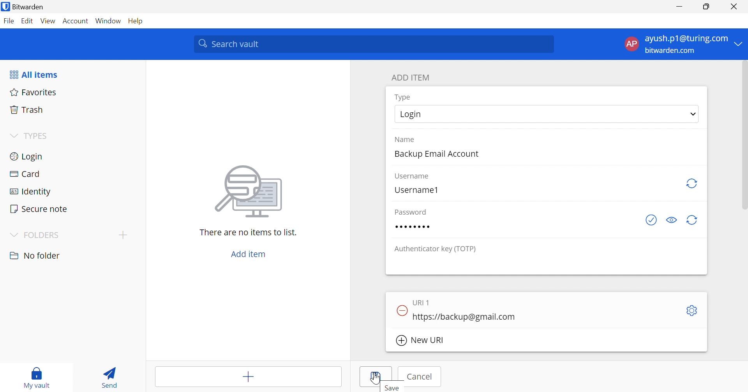 The image size is (748, 392). I want to click on ayush.p1@gmail.com, so click(685, 38).